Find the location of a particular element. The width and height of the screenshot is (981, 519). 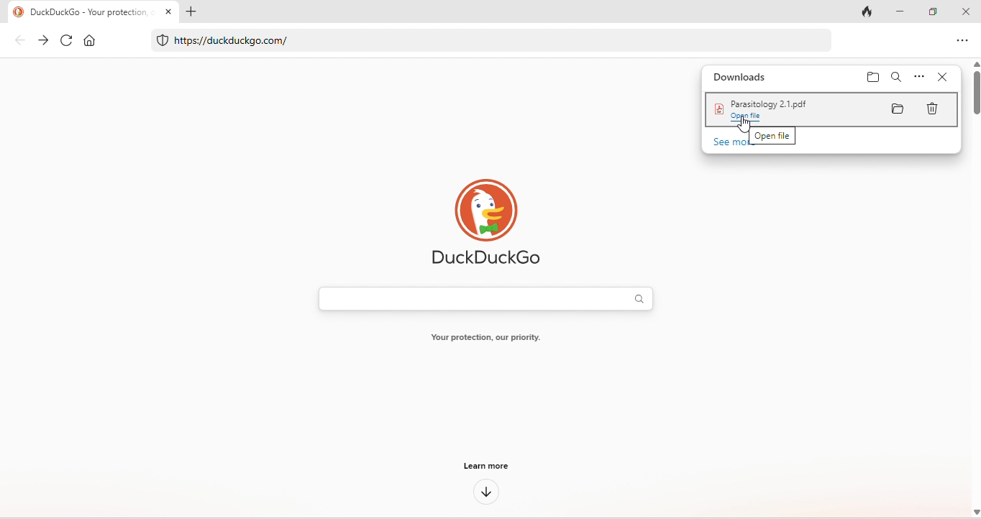

open file is located at coordinates (777, 138).